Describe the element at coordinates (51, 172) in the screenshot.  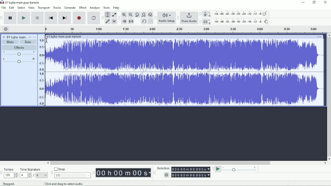
I see `Audacity snapping toolbar` at that location.